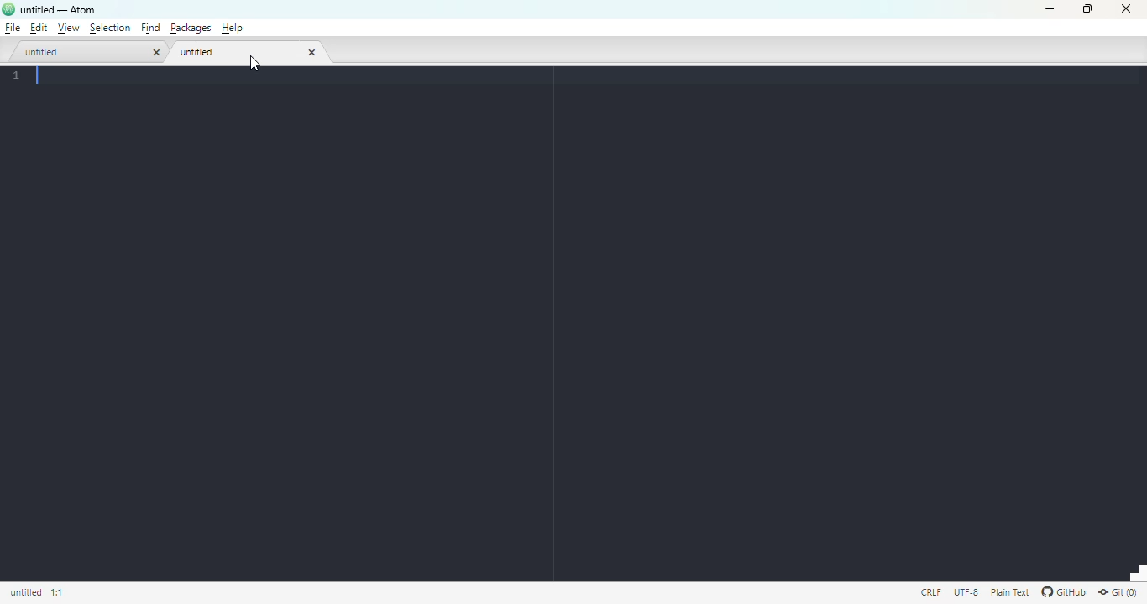  What do you see at coordinates (1049, 8) in the screenshot?
I see `minimize` at bounding box center [1049, 8].